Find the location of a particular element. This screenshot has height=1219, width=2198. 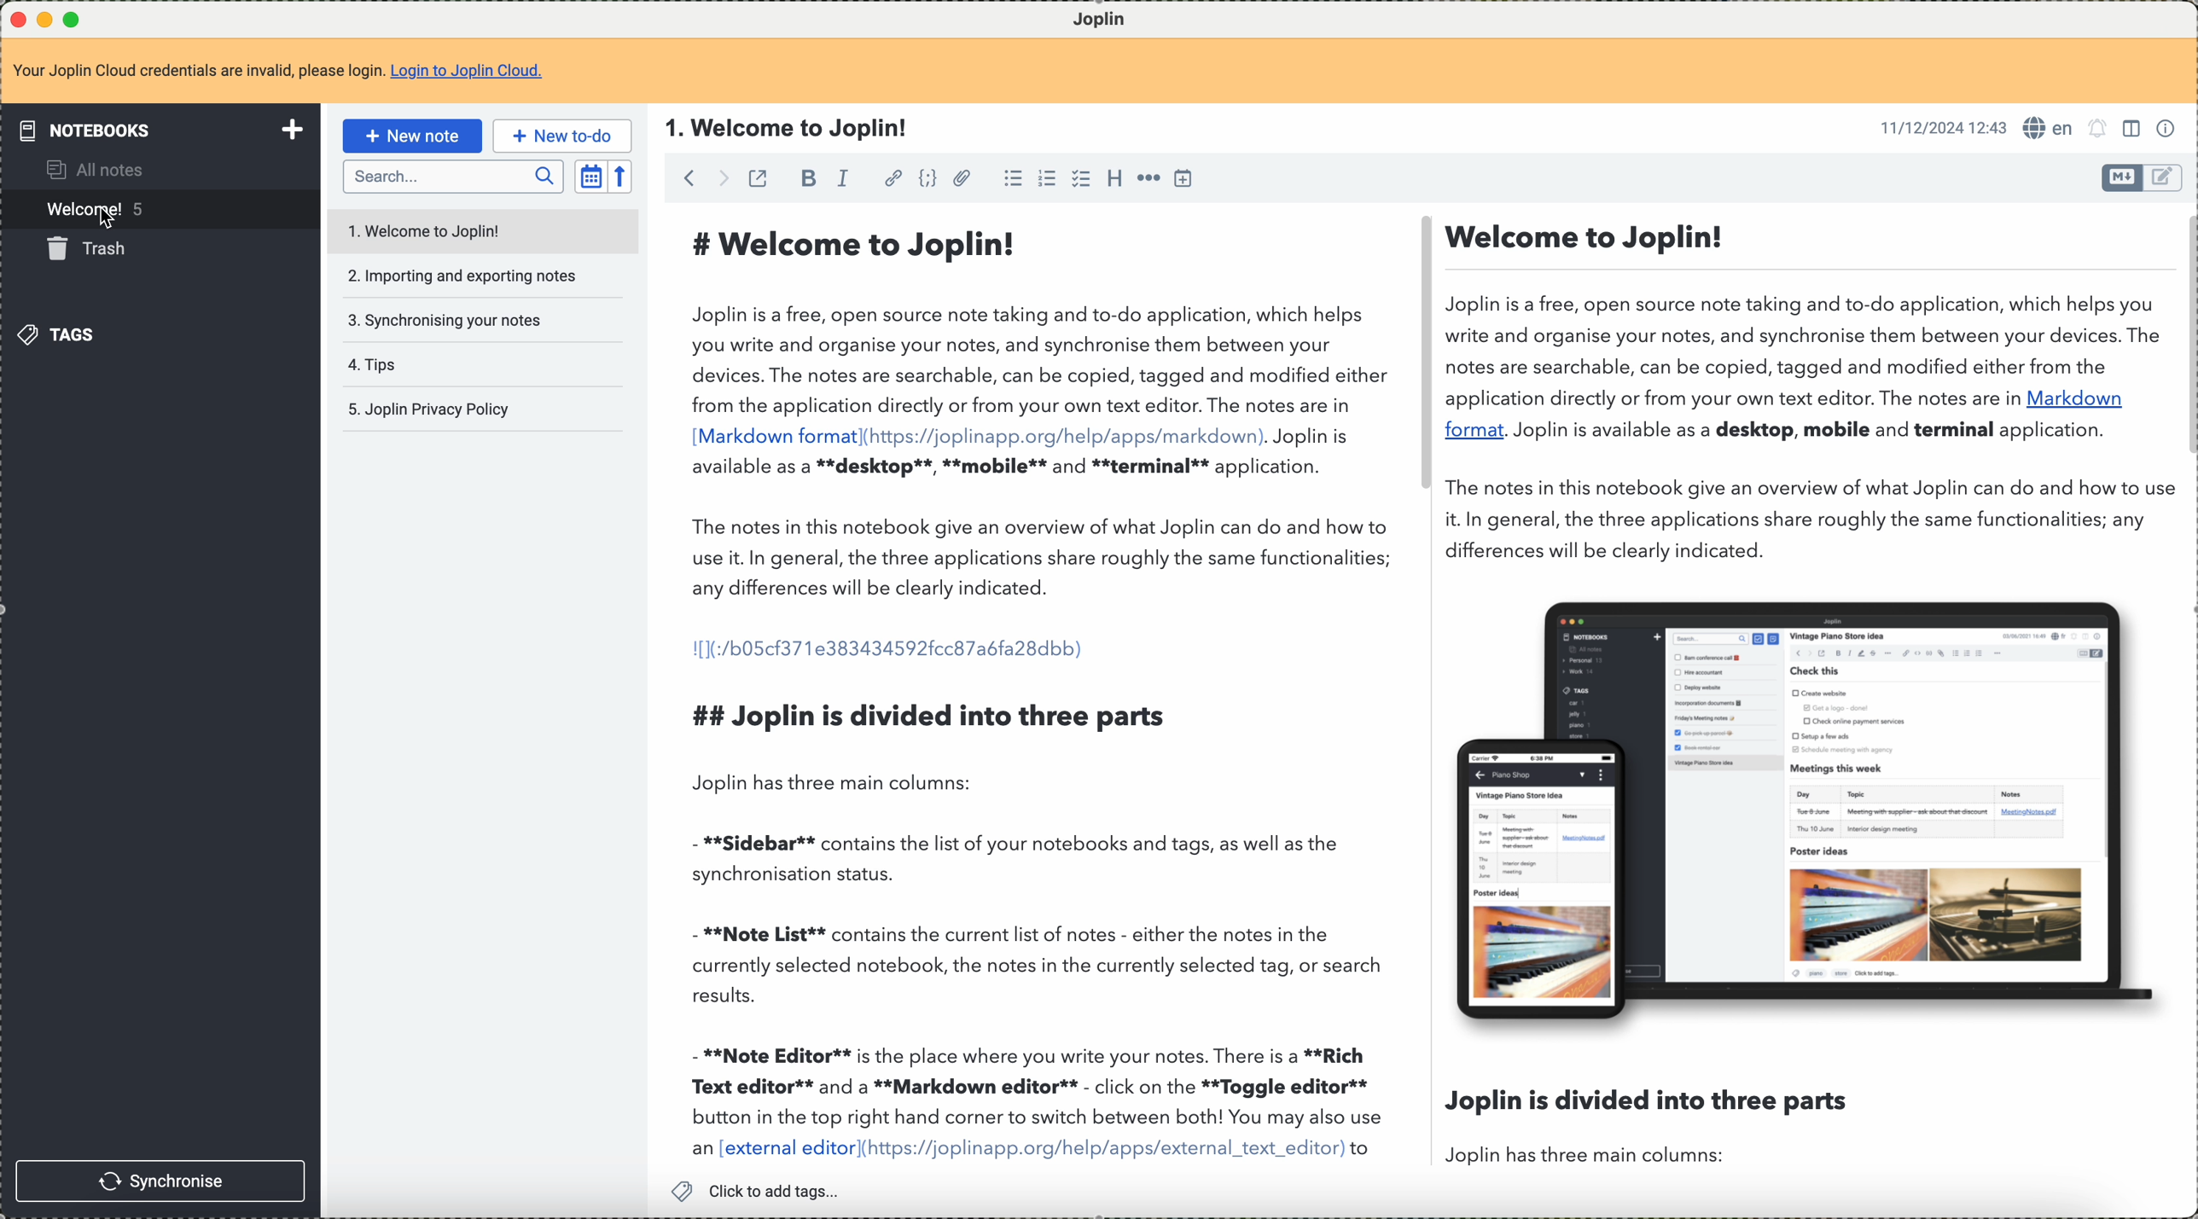

italic is located at coordinates (846, 178).